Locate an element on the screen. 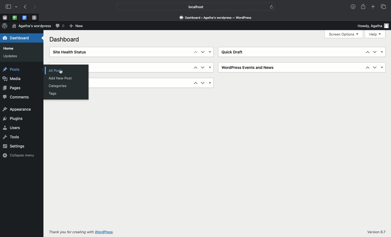 This screenshot has width=391, height=237. Quick draft is located at coordinates (234, 52).